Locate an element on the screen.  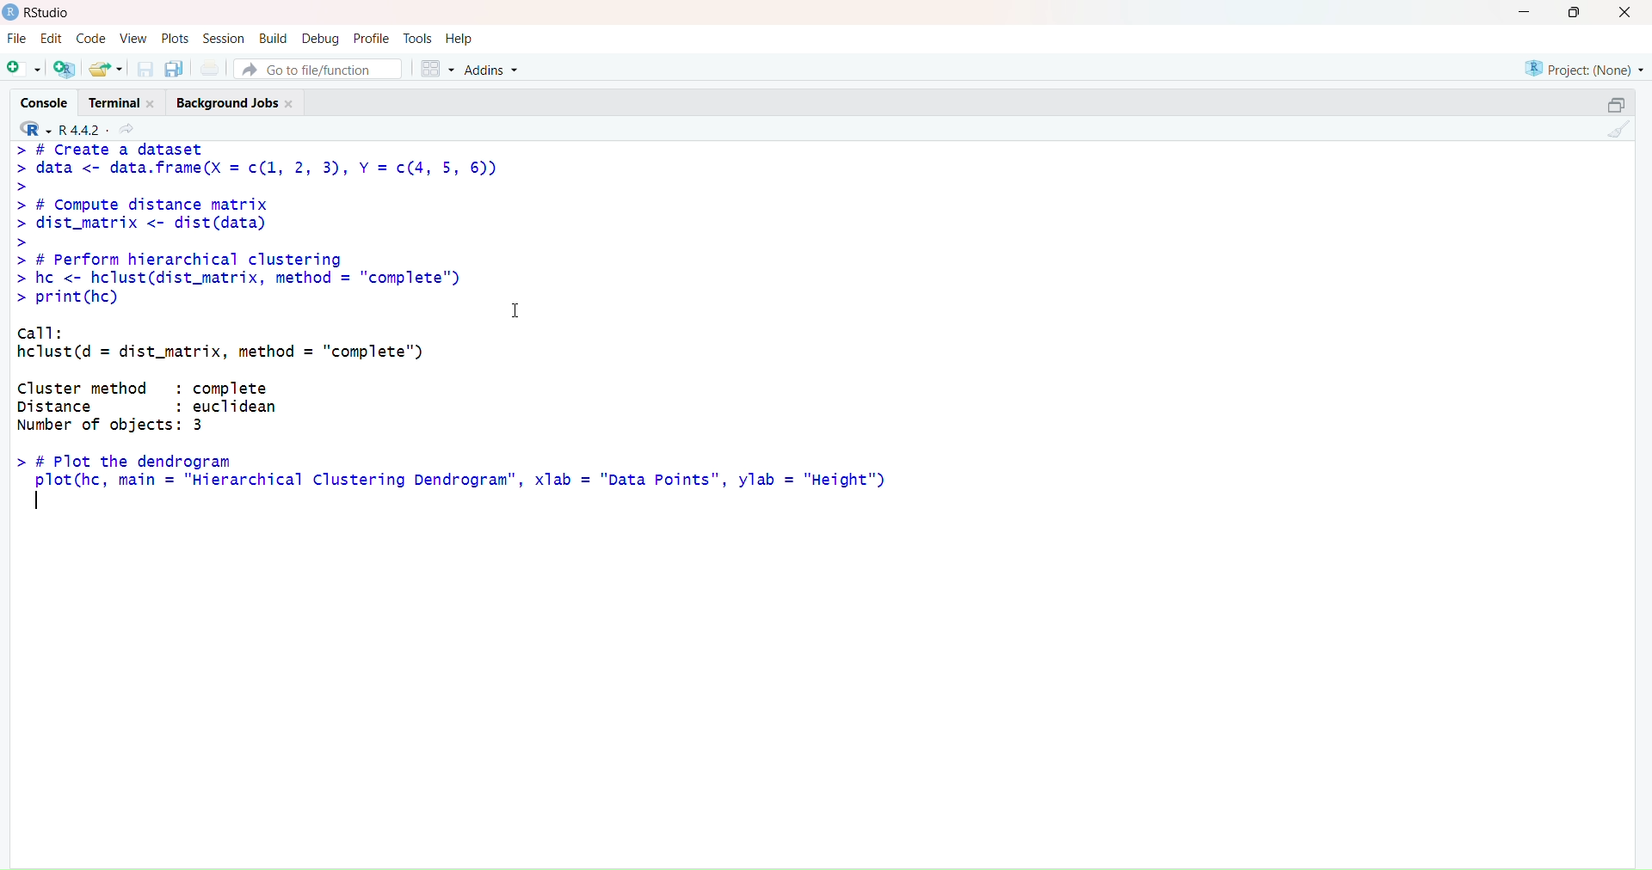
Maximize/Restore is located at coordinates (1580, 15).